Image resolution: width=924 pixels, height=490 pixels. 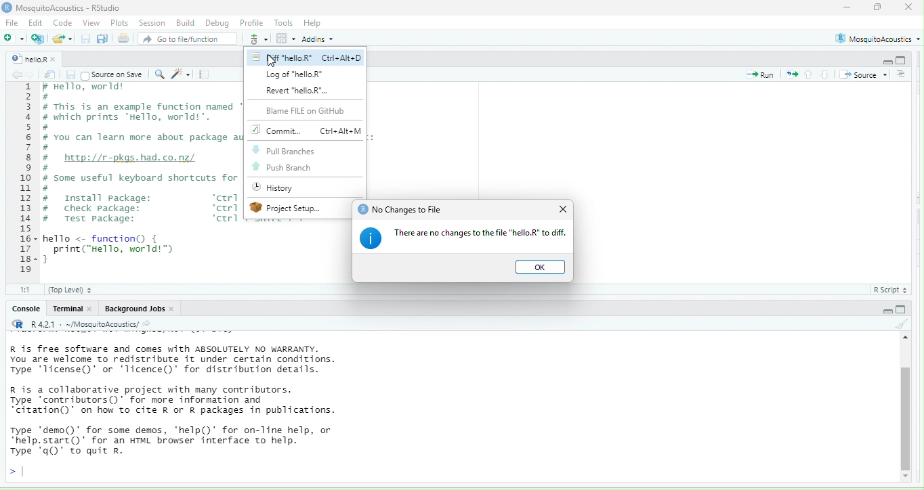 I want to click on  helloR, so click(x=29, y=58).